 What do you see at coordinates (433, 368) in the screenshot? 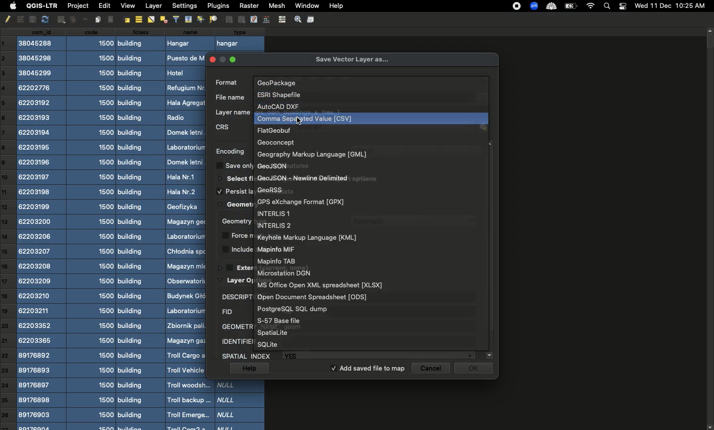
I see `Cancel` at bounding box center [433, 368].